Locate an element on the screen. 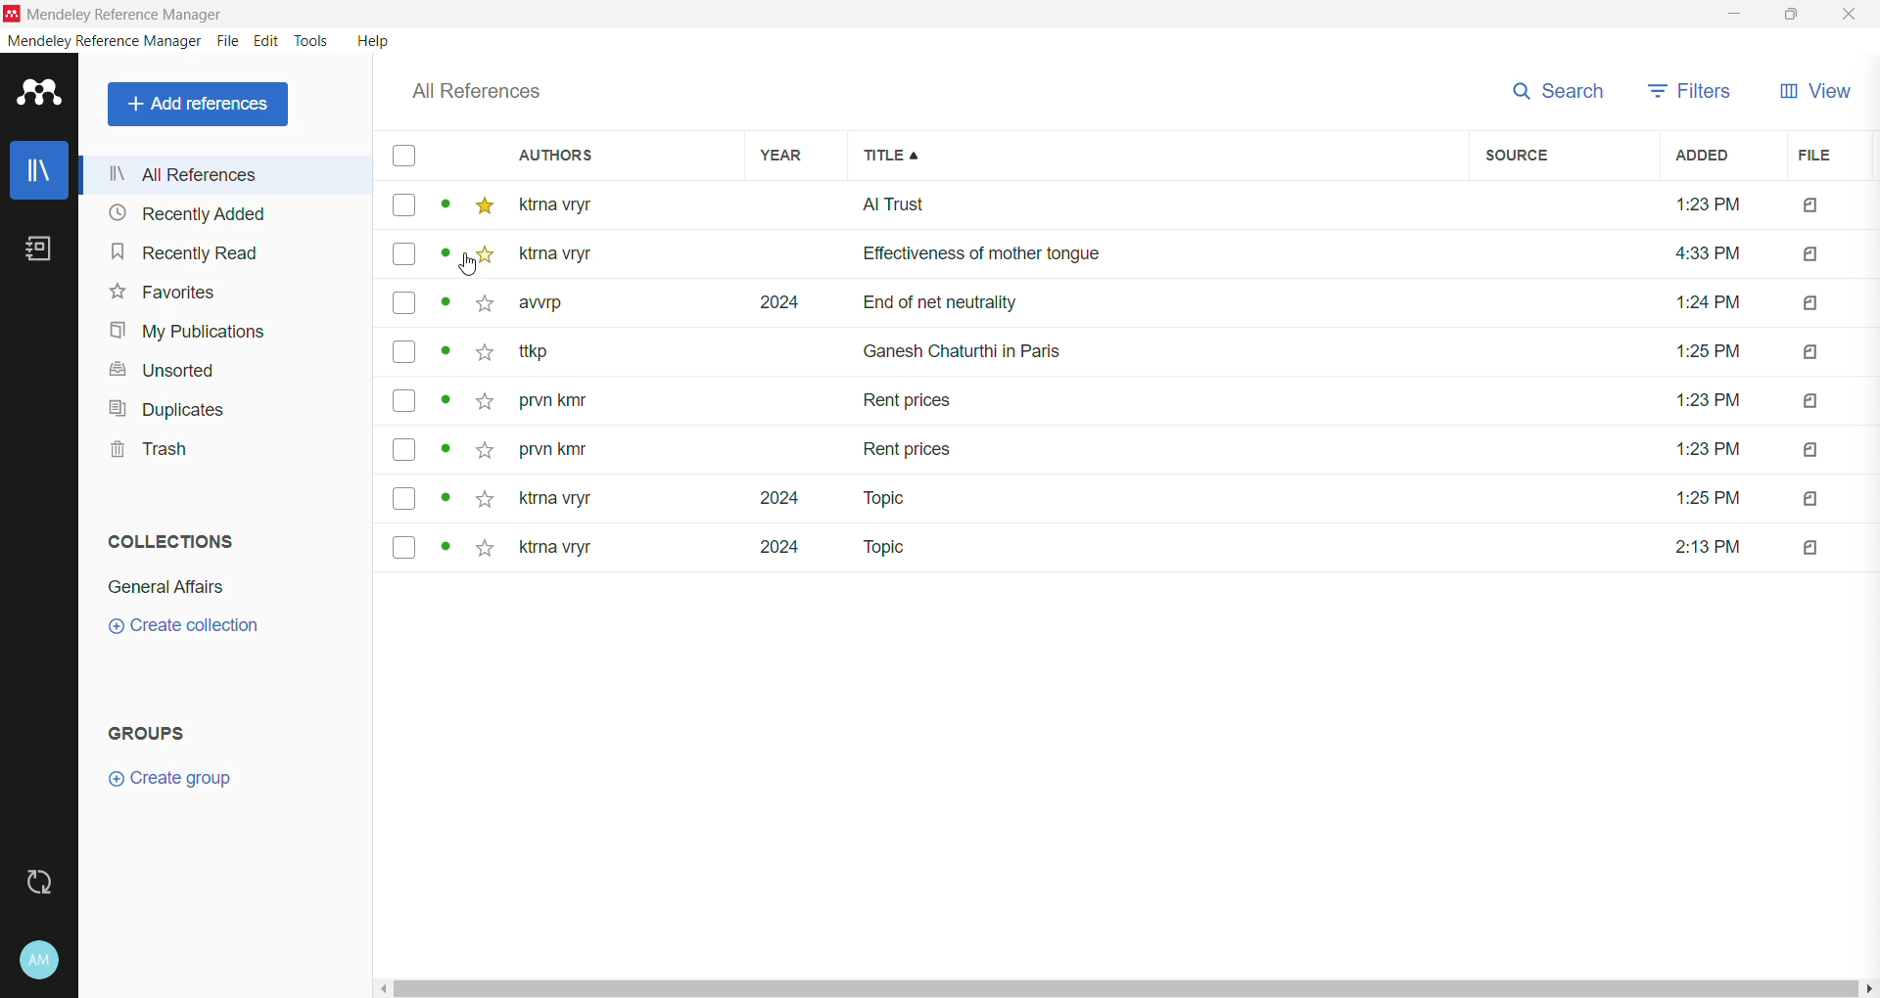 This screenshot has width=1880, height=998. dot  is located at coordinates (447, 498).